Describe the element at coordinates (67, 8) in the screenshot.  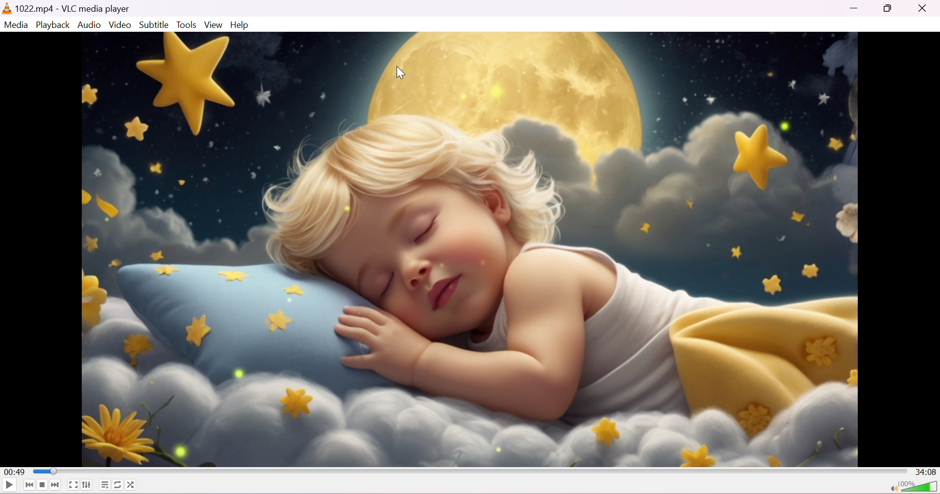
I see `1022.MP4 - VLC media player` at that location.